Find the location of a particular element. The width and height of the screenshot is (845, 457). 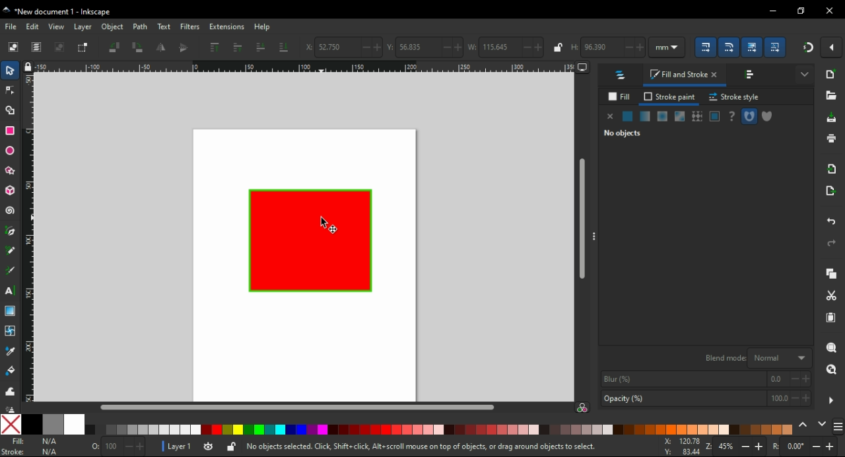

units is located at coordinates (669, 47).